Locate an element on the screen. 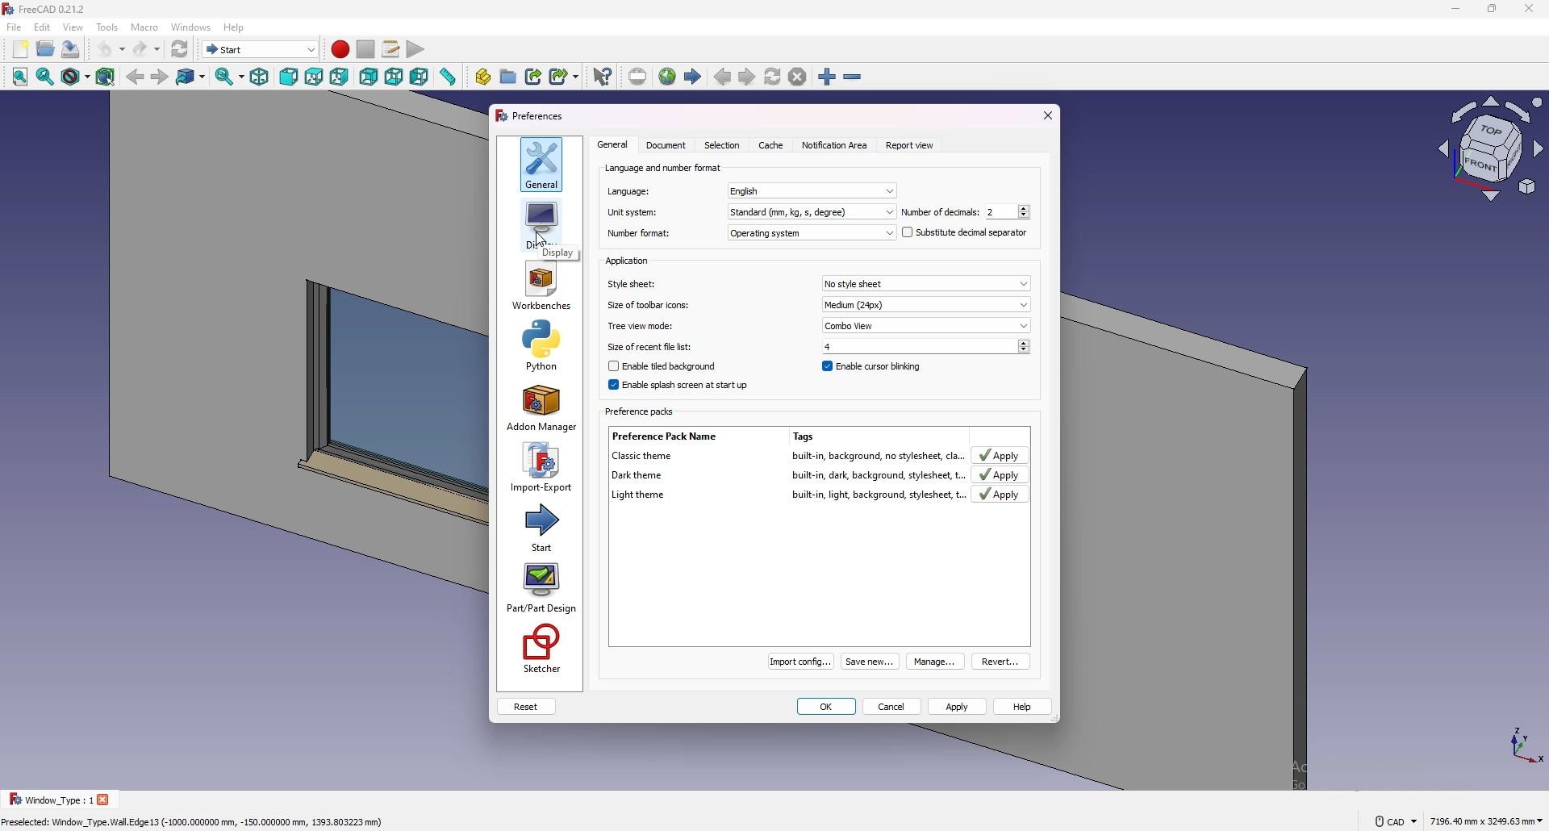  General is located at coordinates (615, 144).